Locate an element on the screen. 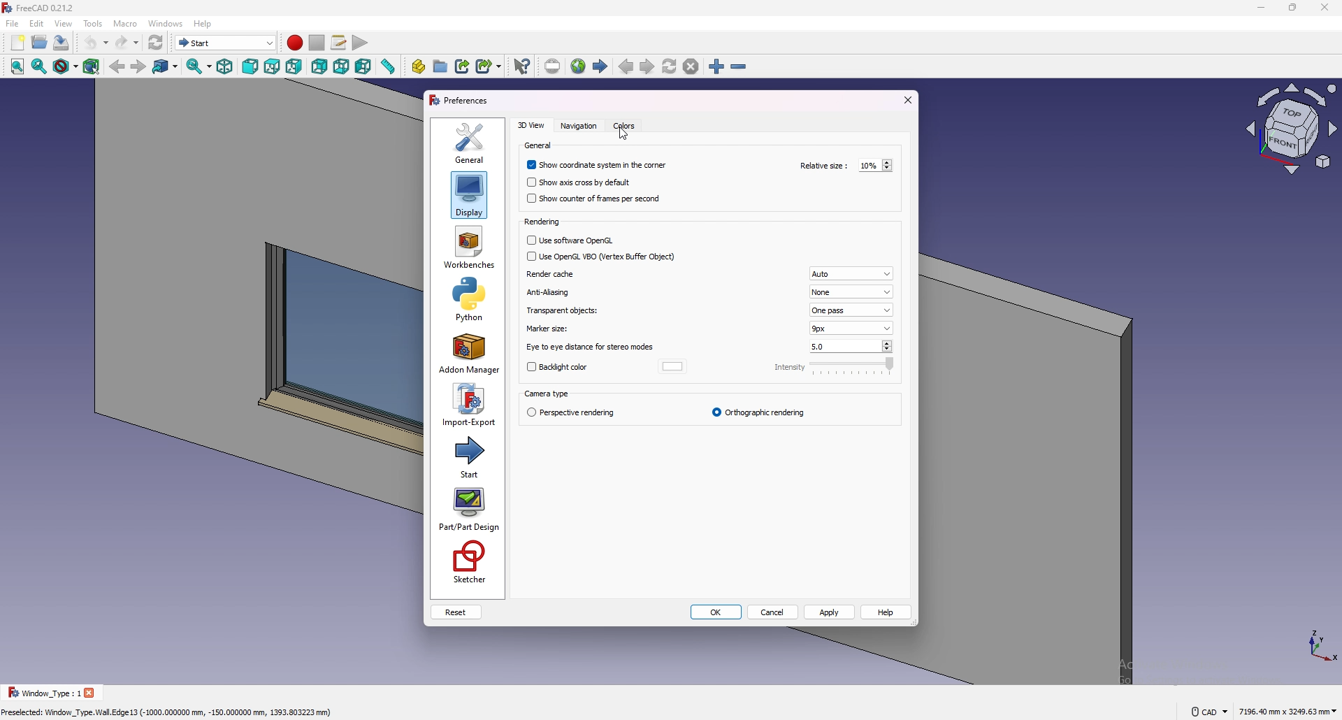 Image resolution: width=1342 pixels, height=720 pixels. Window _Type : 1 is located at coordinates (42, 693).